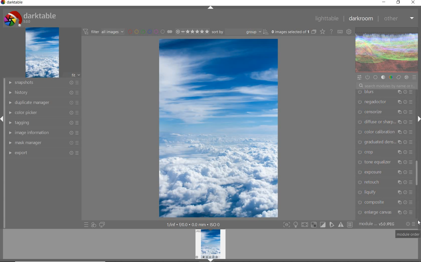 This screenshot has height=262, width=421. Describe the element at coordinates (86, 225) in the screenshot. I see `QUICK ACCESS TO PRESET` at that location.